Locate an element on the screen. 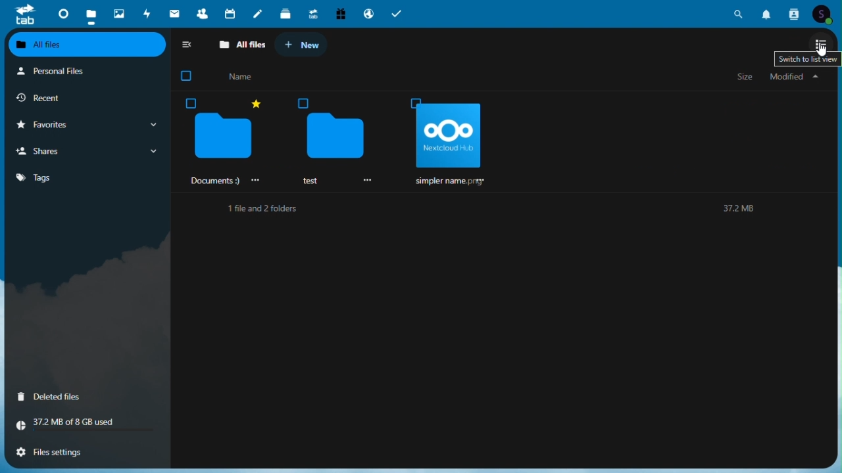 The image size is (842, 473). contacts is located at coordinates (201, 12).